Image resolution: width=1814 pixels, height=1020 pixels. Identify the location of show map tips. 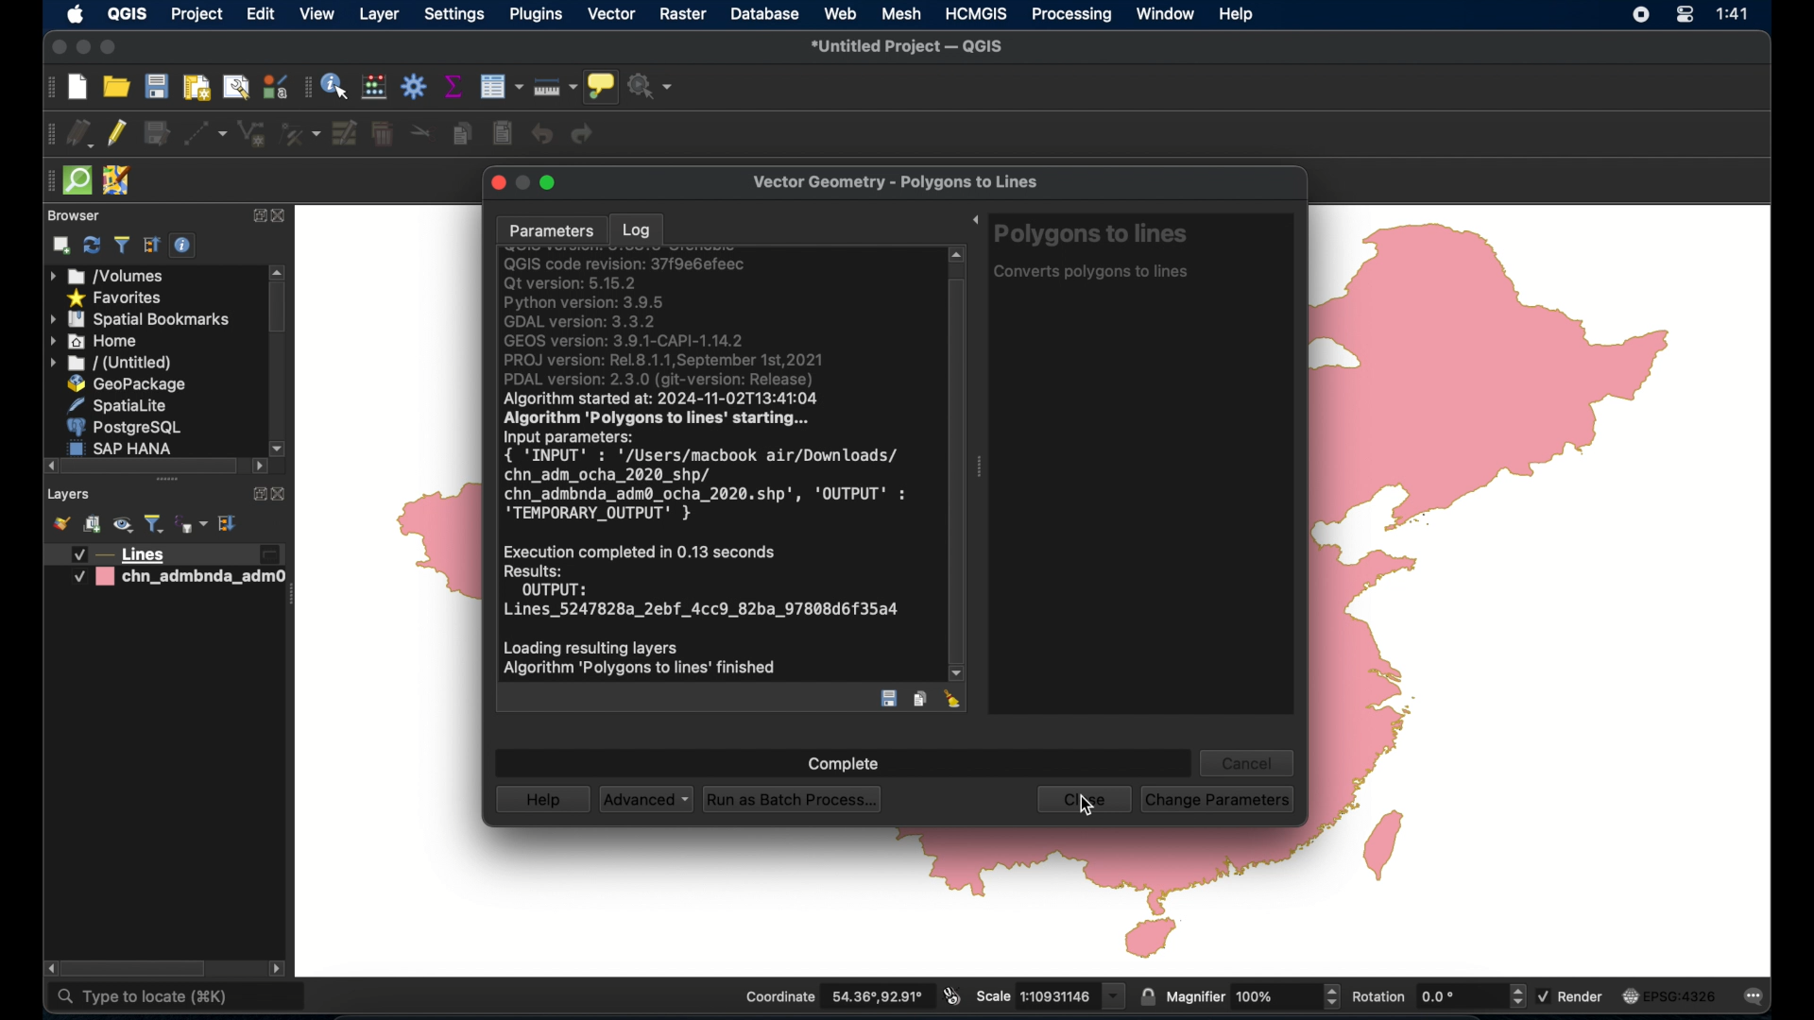
(602, 87).